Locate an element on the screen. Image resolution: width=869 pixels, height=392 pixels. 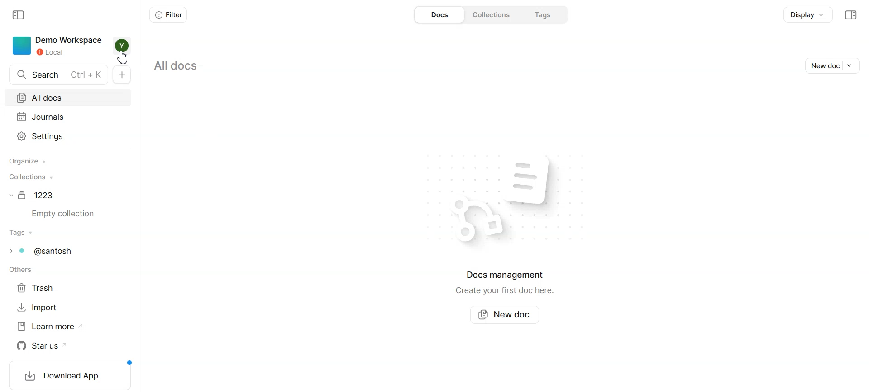
Filter is located at coordinates (168, 15).